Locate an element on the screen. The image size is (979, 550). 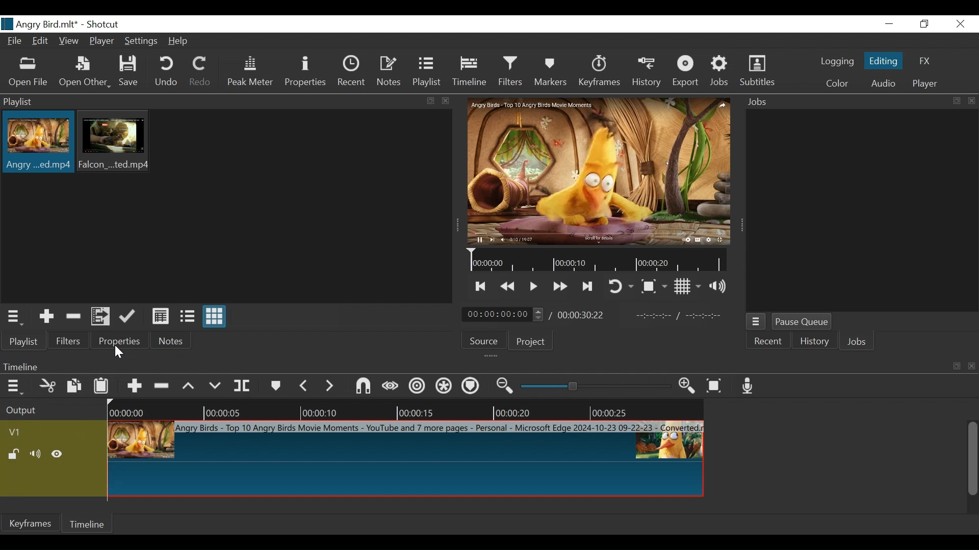
Open Other File is located at coordinates (29, 73).